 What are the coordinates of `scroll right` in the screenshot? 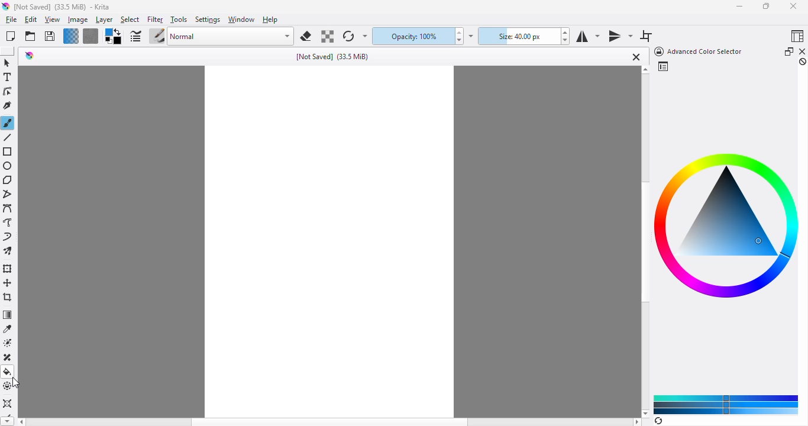 It's located at (637, 422).